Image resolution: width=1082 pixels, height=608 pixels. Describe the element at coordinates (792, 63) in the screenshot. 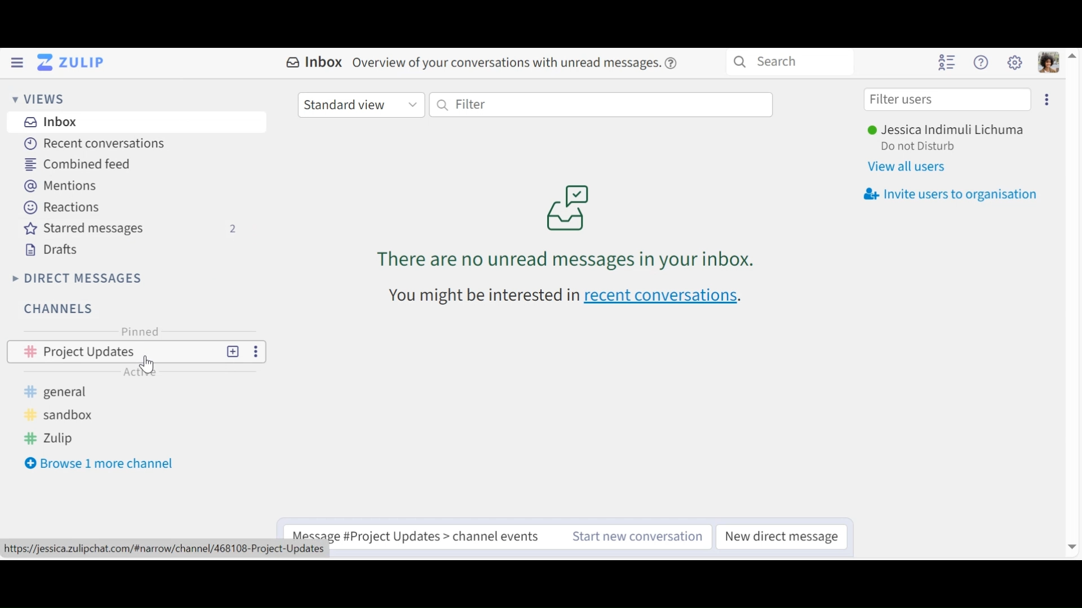

I see `Search` at that location.